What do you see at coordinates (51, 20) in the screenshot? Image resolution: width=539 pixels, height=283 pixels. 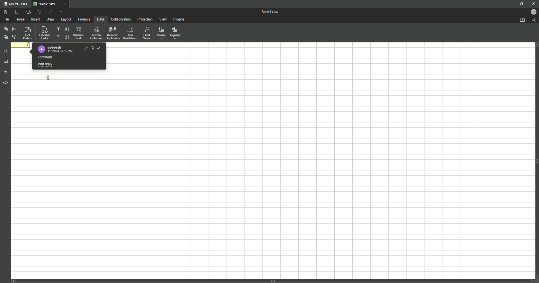 I see `Draw` at bounding box center [51, 20].